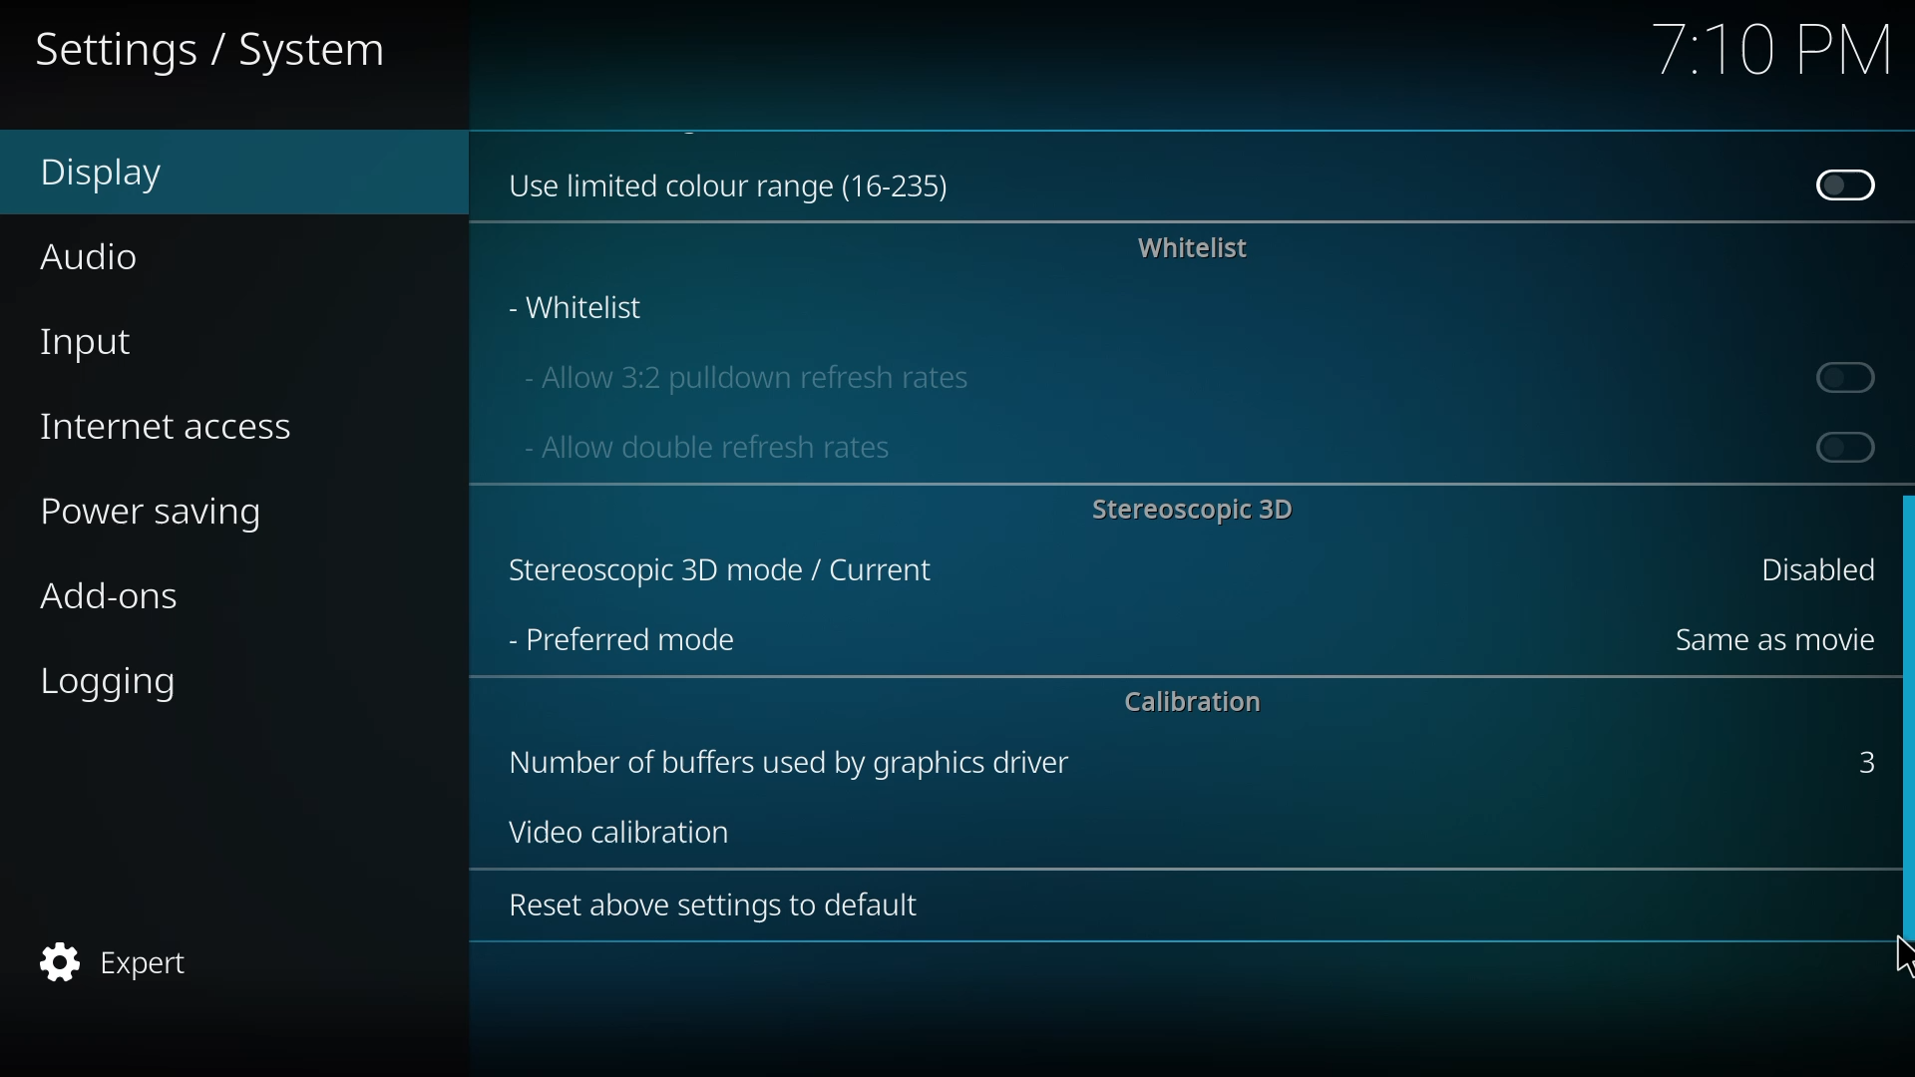  What do you see at coordinates (217, 52) in the screenshot?
I see `system` at bounding box center [217, 52].